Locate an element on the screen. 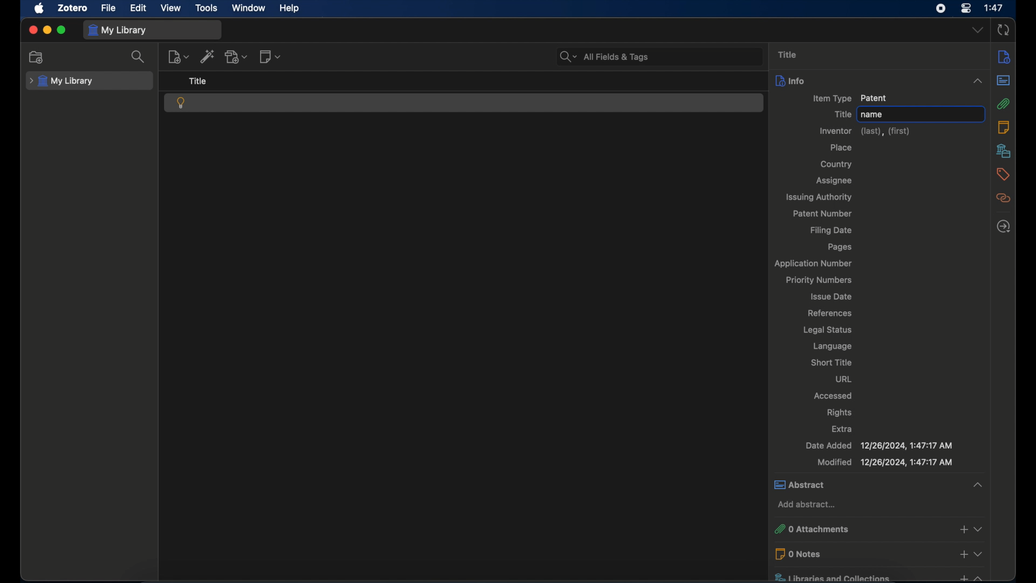 The width and height of the screenshot is (1036, 583). item type patient is located at coordinates (849, 98).